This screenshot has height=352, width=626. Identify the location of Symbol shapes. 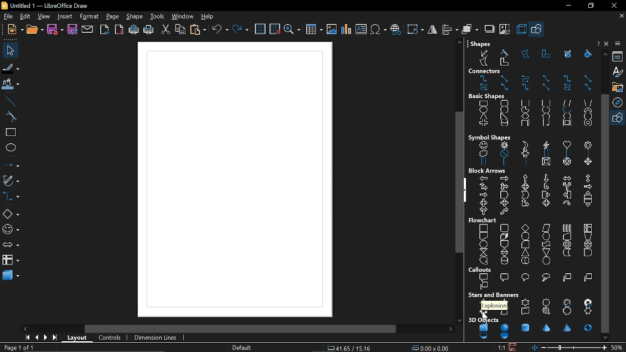
(530, 149).